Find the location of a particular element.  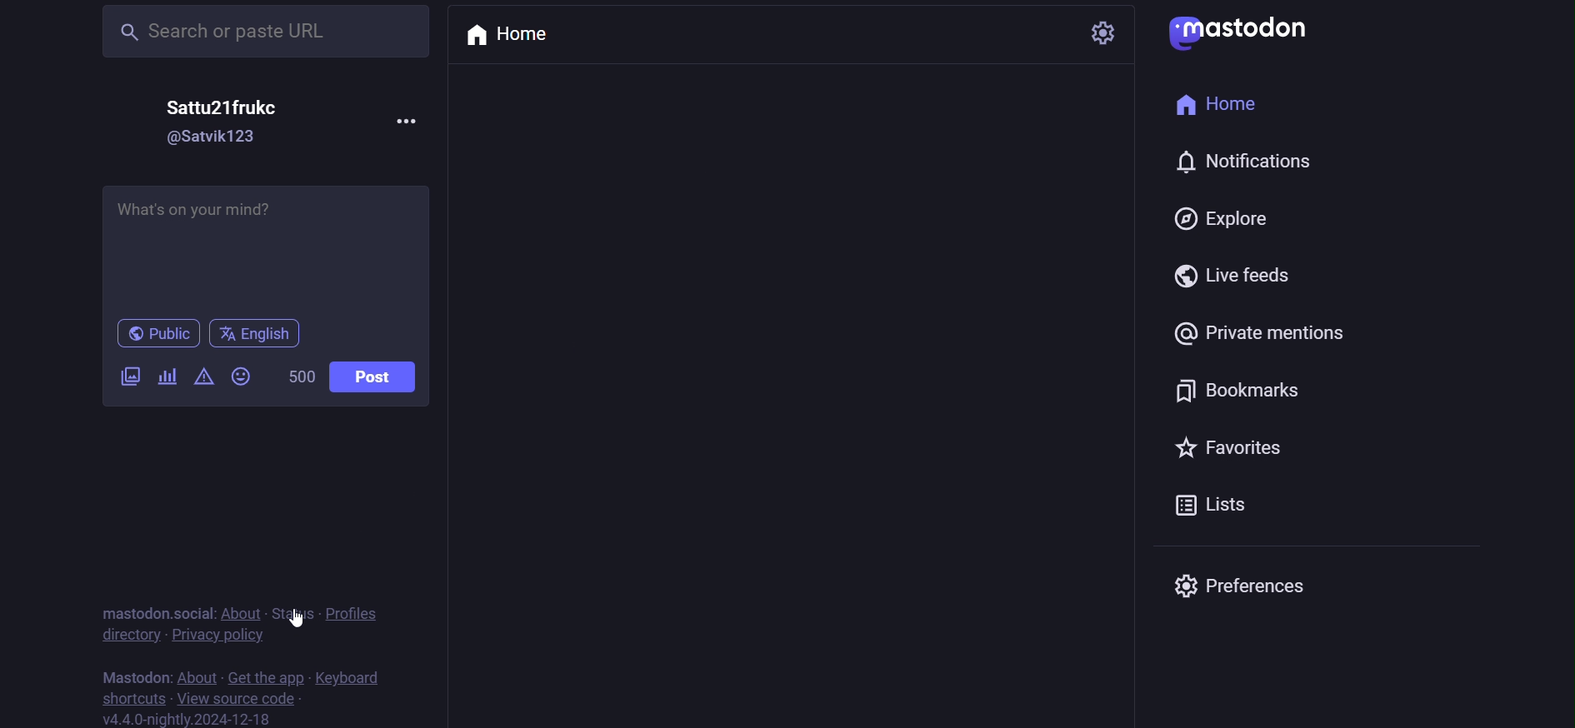

favorites is located at coordinates (1232, 446).